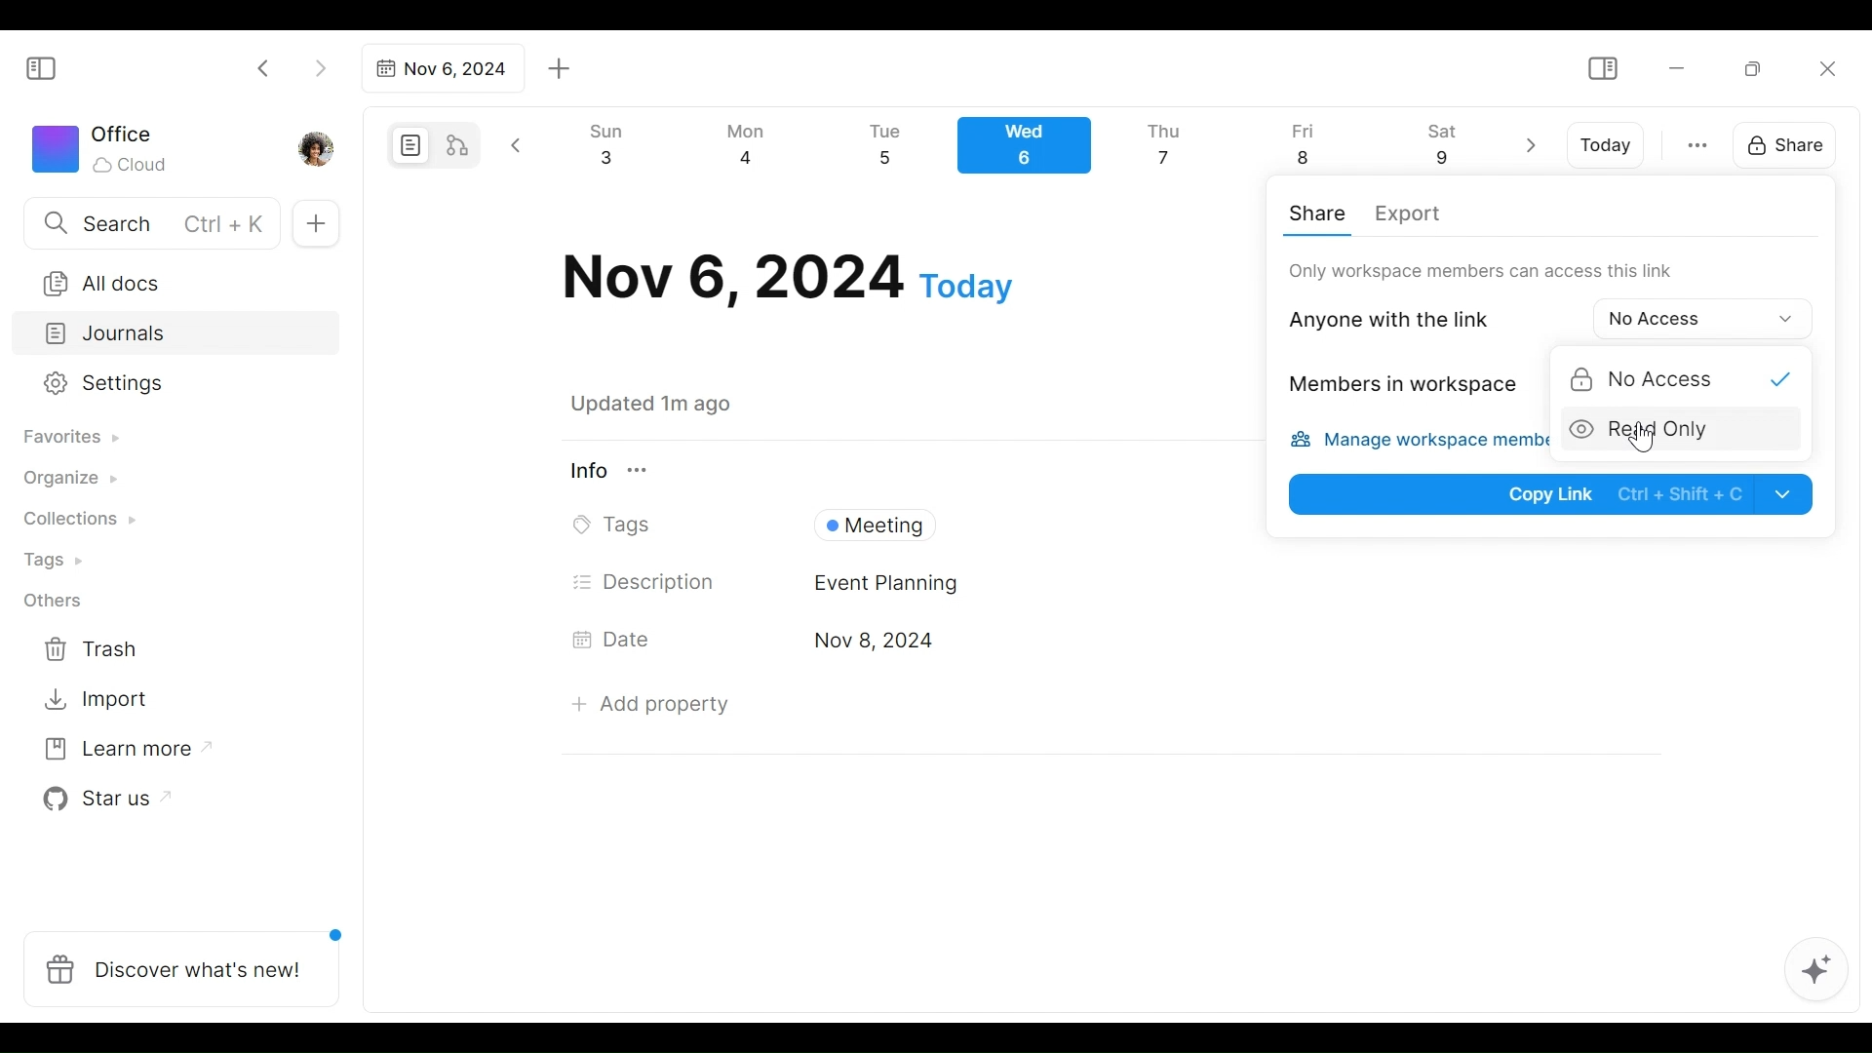 The height and width of the screenshot is (1053, 1872). What do you see at coordinates (408, 145) in the screenshot?
I see `Page mode` at bounding box center [408, 145].